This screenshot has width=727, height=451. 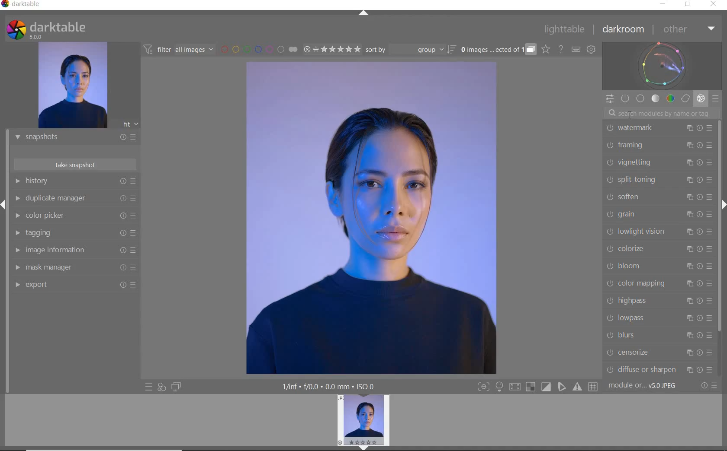 What do you see at coordinates (689, 4) in the screenshot?
I see `RESTORE` at bounding box center [689, 4].